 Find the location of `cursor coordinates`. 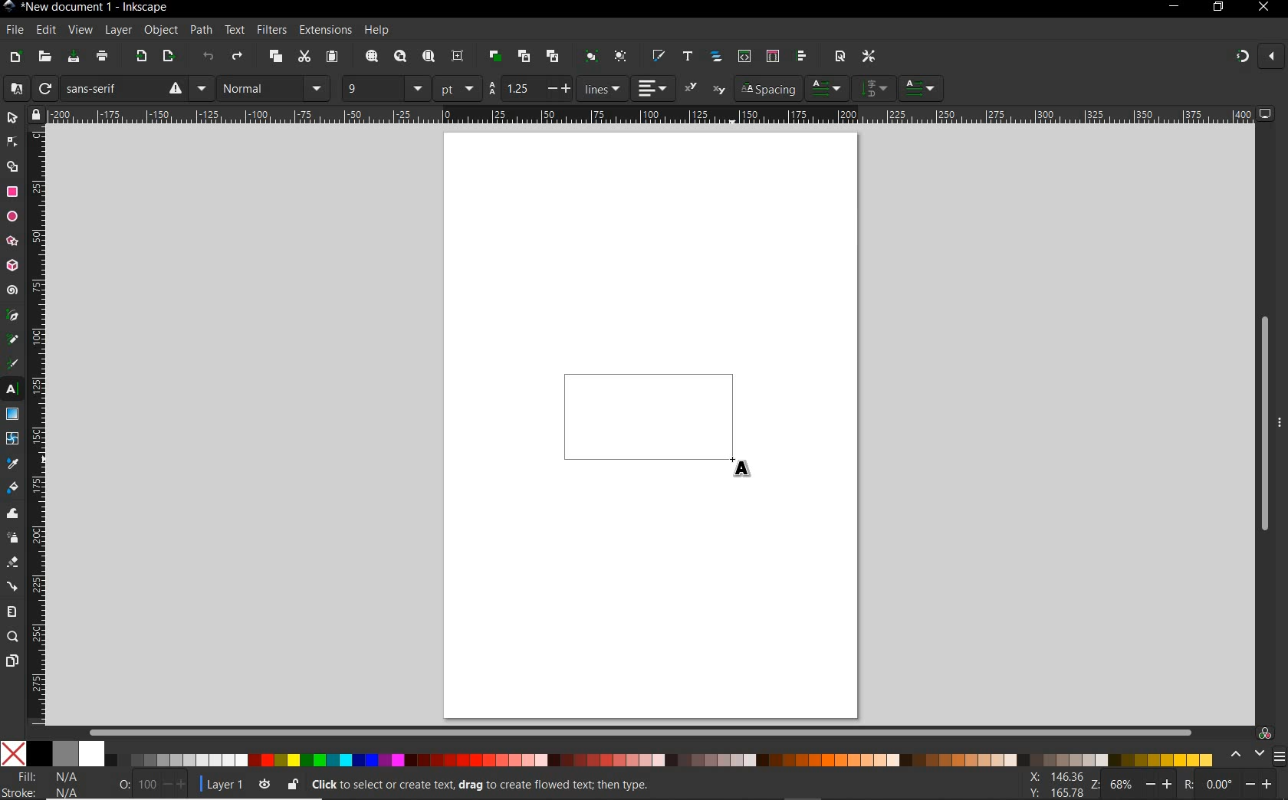

cursor coordinates is located at coordinates (1053, 784).